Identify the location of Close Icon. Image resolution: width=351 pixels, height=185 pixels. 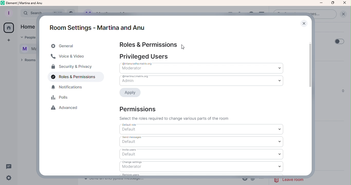
(345, 3).